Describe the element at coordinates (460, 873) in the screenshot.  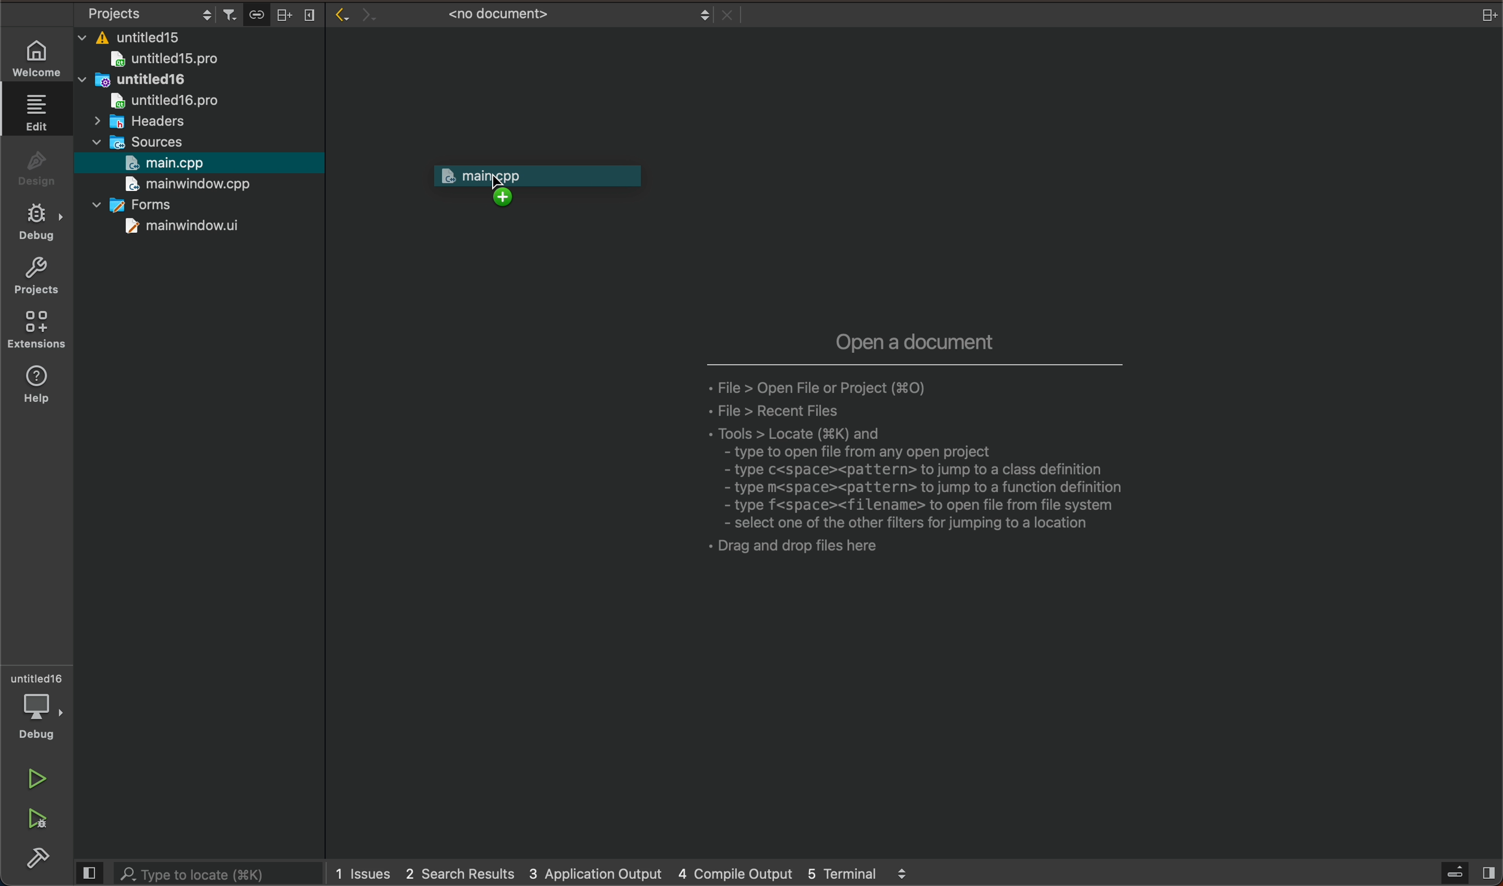
I see `2 search results` at that location.